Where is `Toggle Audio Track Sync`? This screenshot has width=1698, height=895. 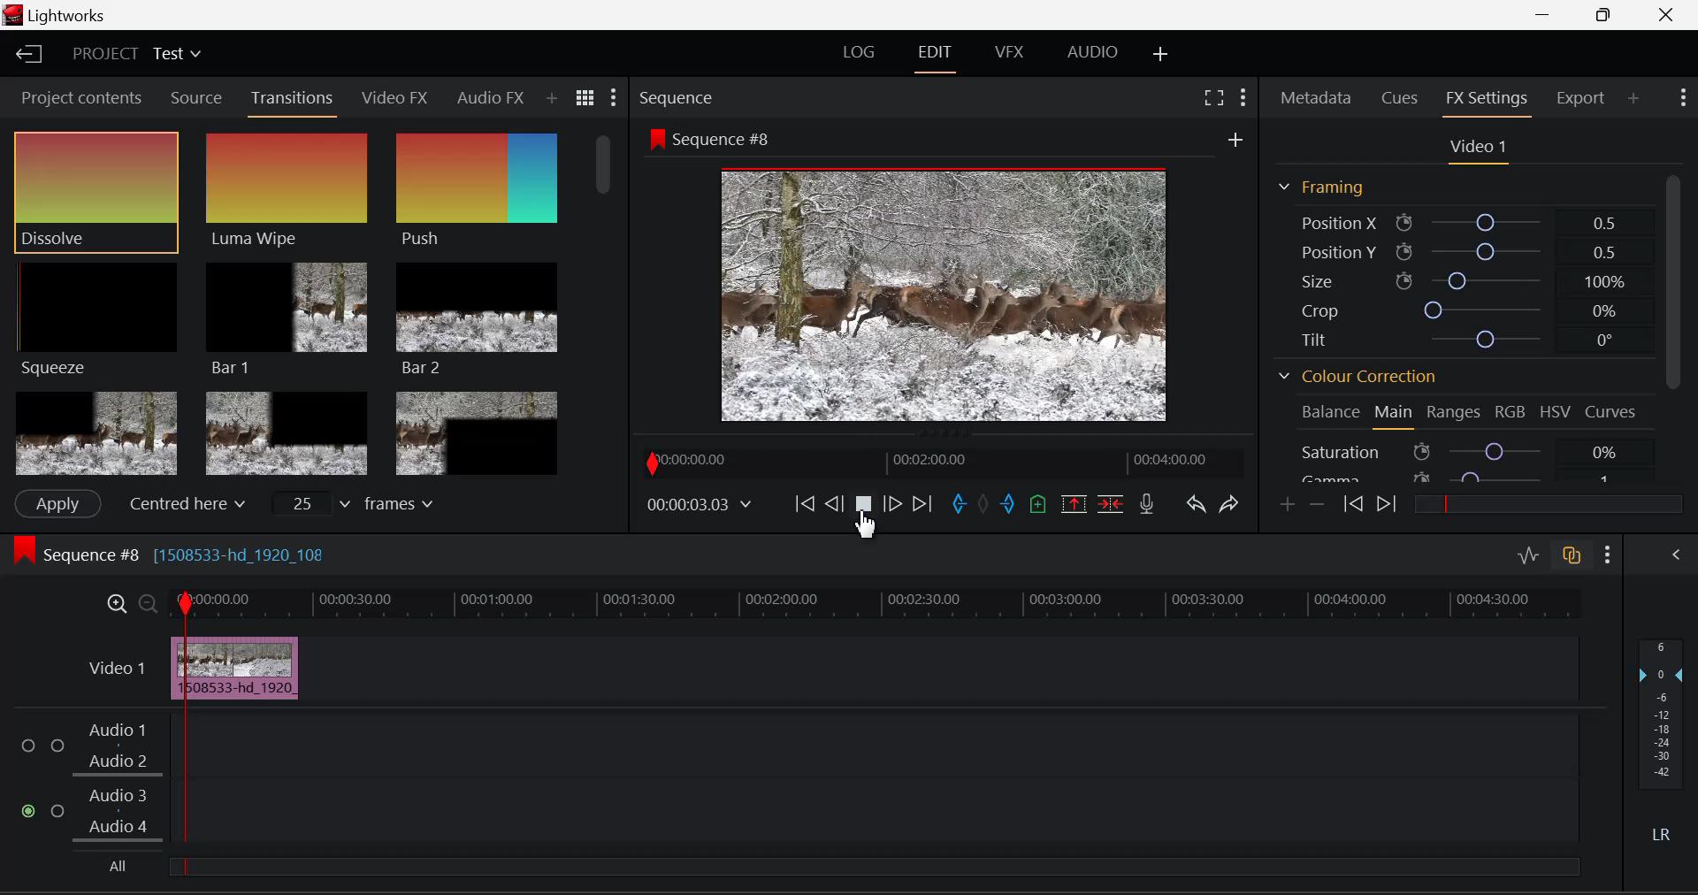 Toggle Audio Track Sync is located at coordinates (1574, 557).